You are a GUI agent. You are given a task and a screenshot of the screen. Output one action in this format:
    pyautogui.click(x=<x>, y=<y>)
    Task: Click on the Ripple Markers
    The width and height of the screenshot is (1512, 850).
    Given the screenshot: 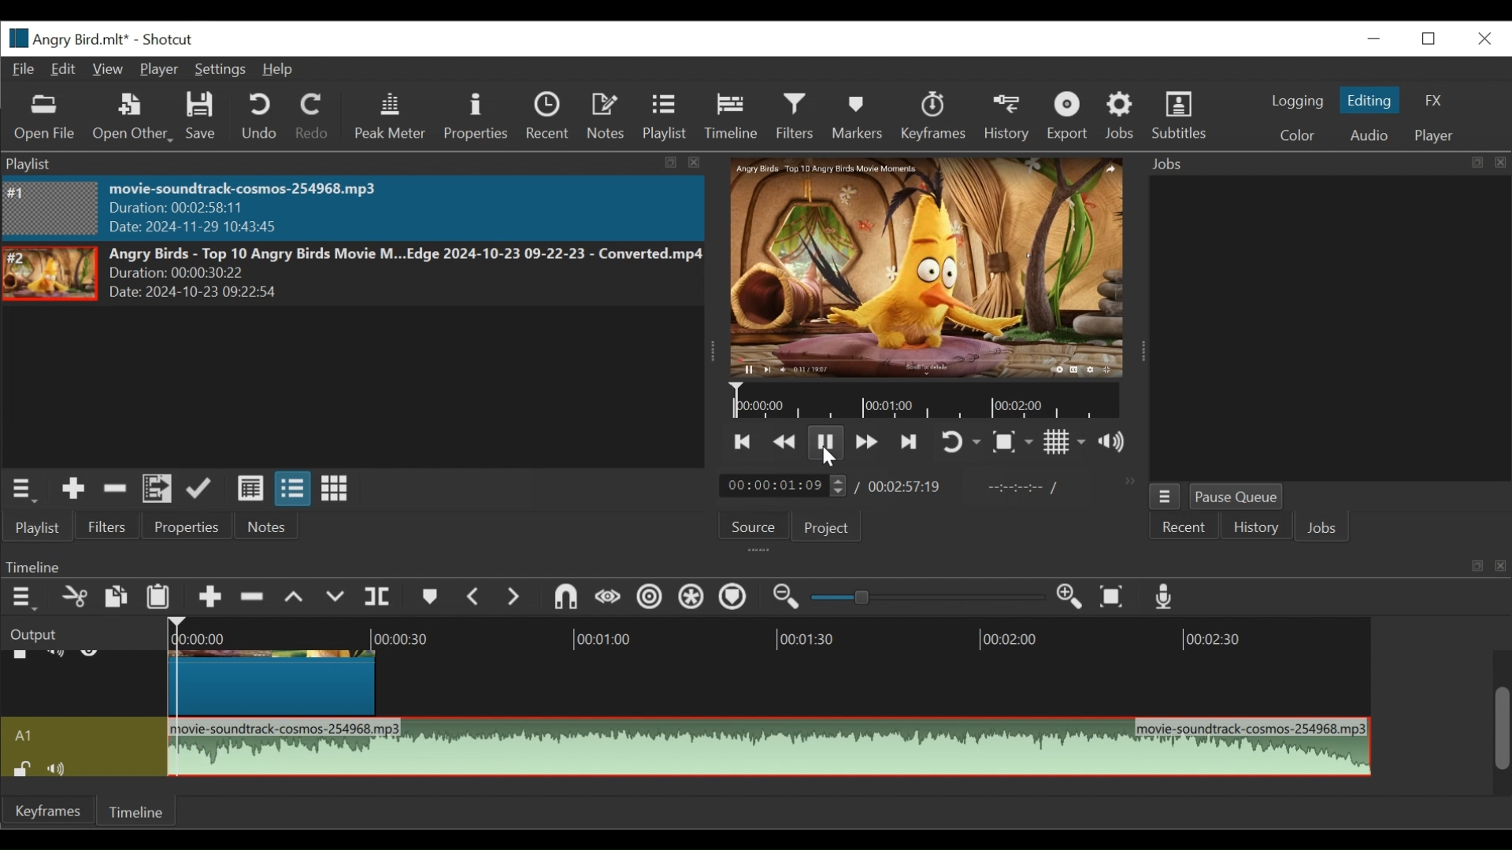 What is the action you would take?
    pyautogui.click(x=733, y=600)
    